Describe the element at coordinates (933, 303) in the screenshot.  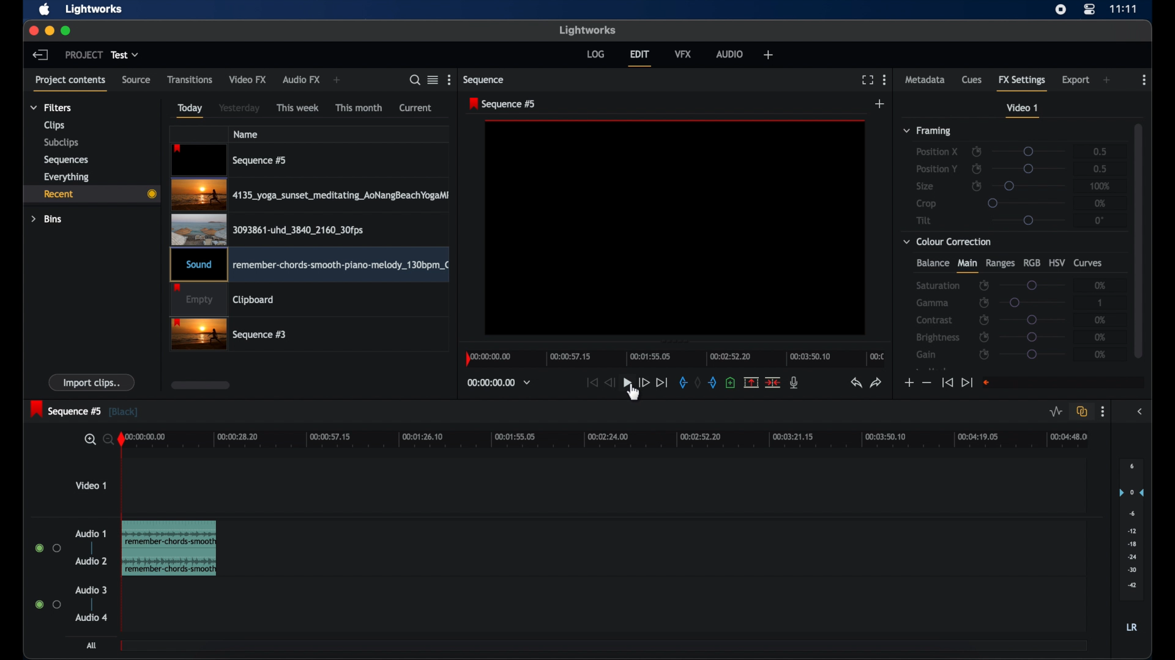
I see `gamma` at that location.